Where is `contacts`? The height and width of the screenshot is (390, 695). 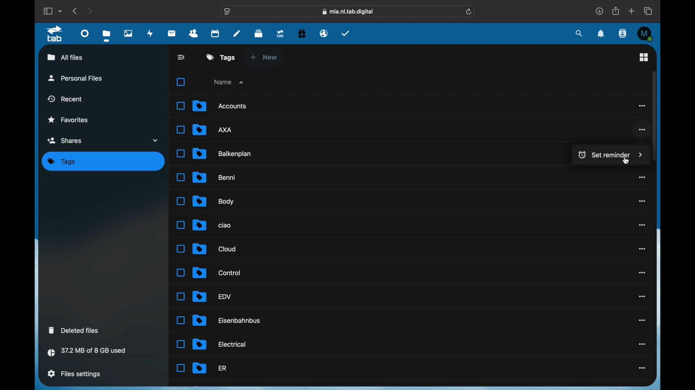
contacts is located at coordinates (623, 34).